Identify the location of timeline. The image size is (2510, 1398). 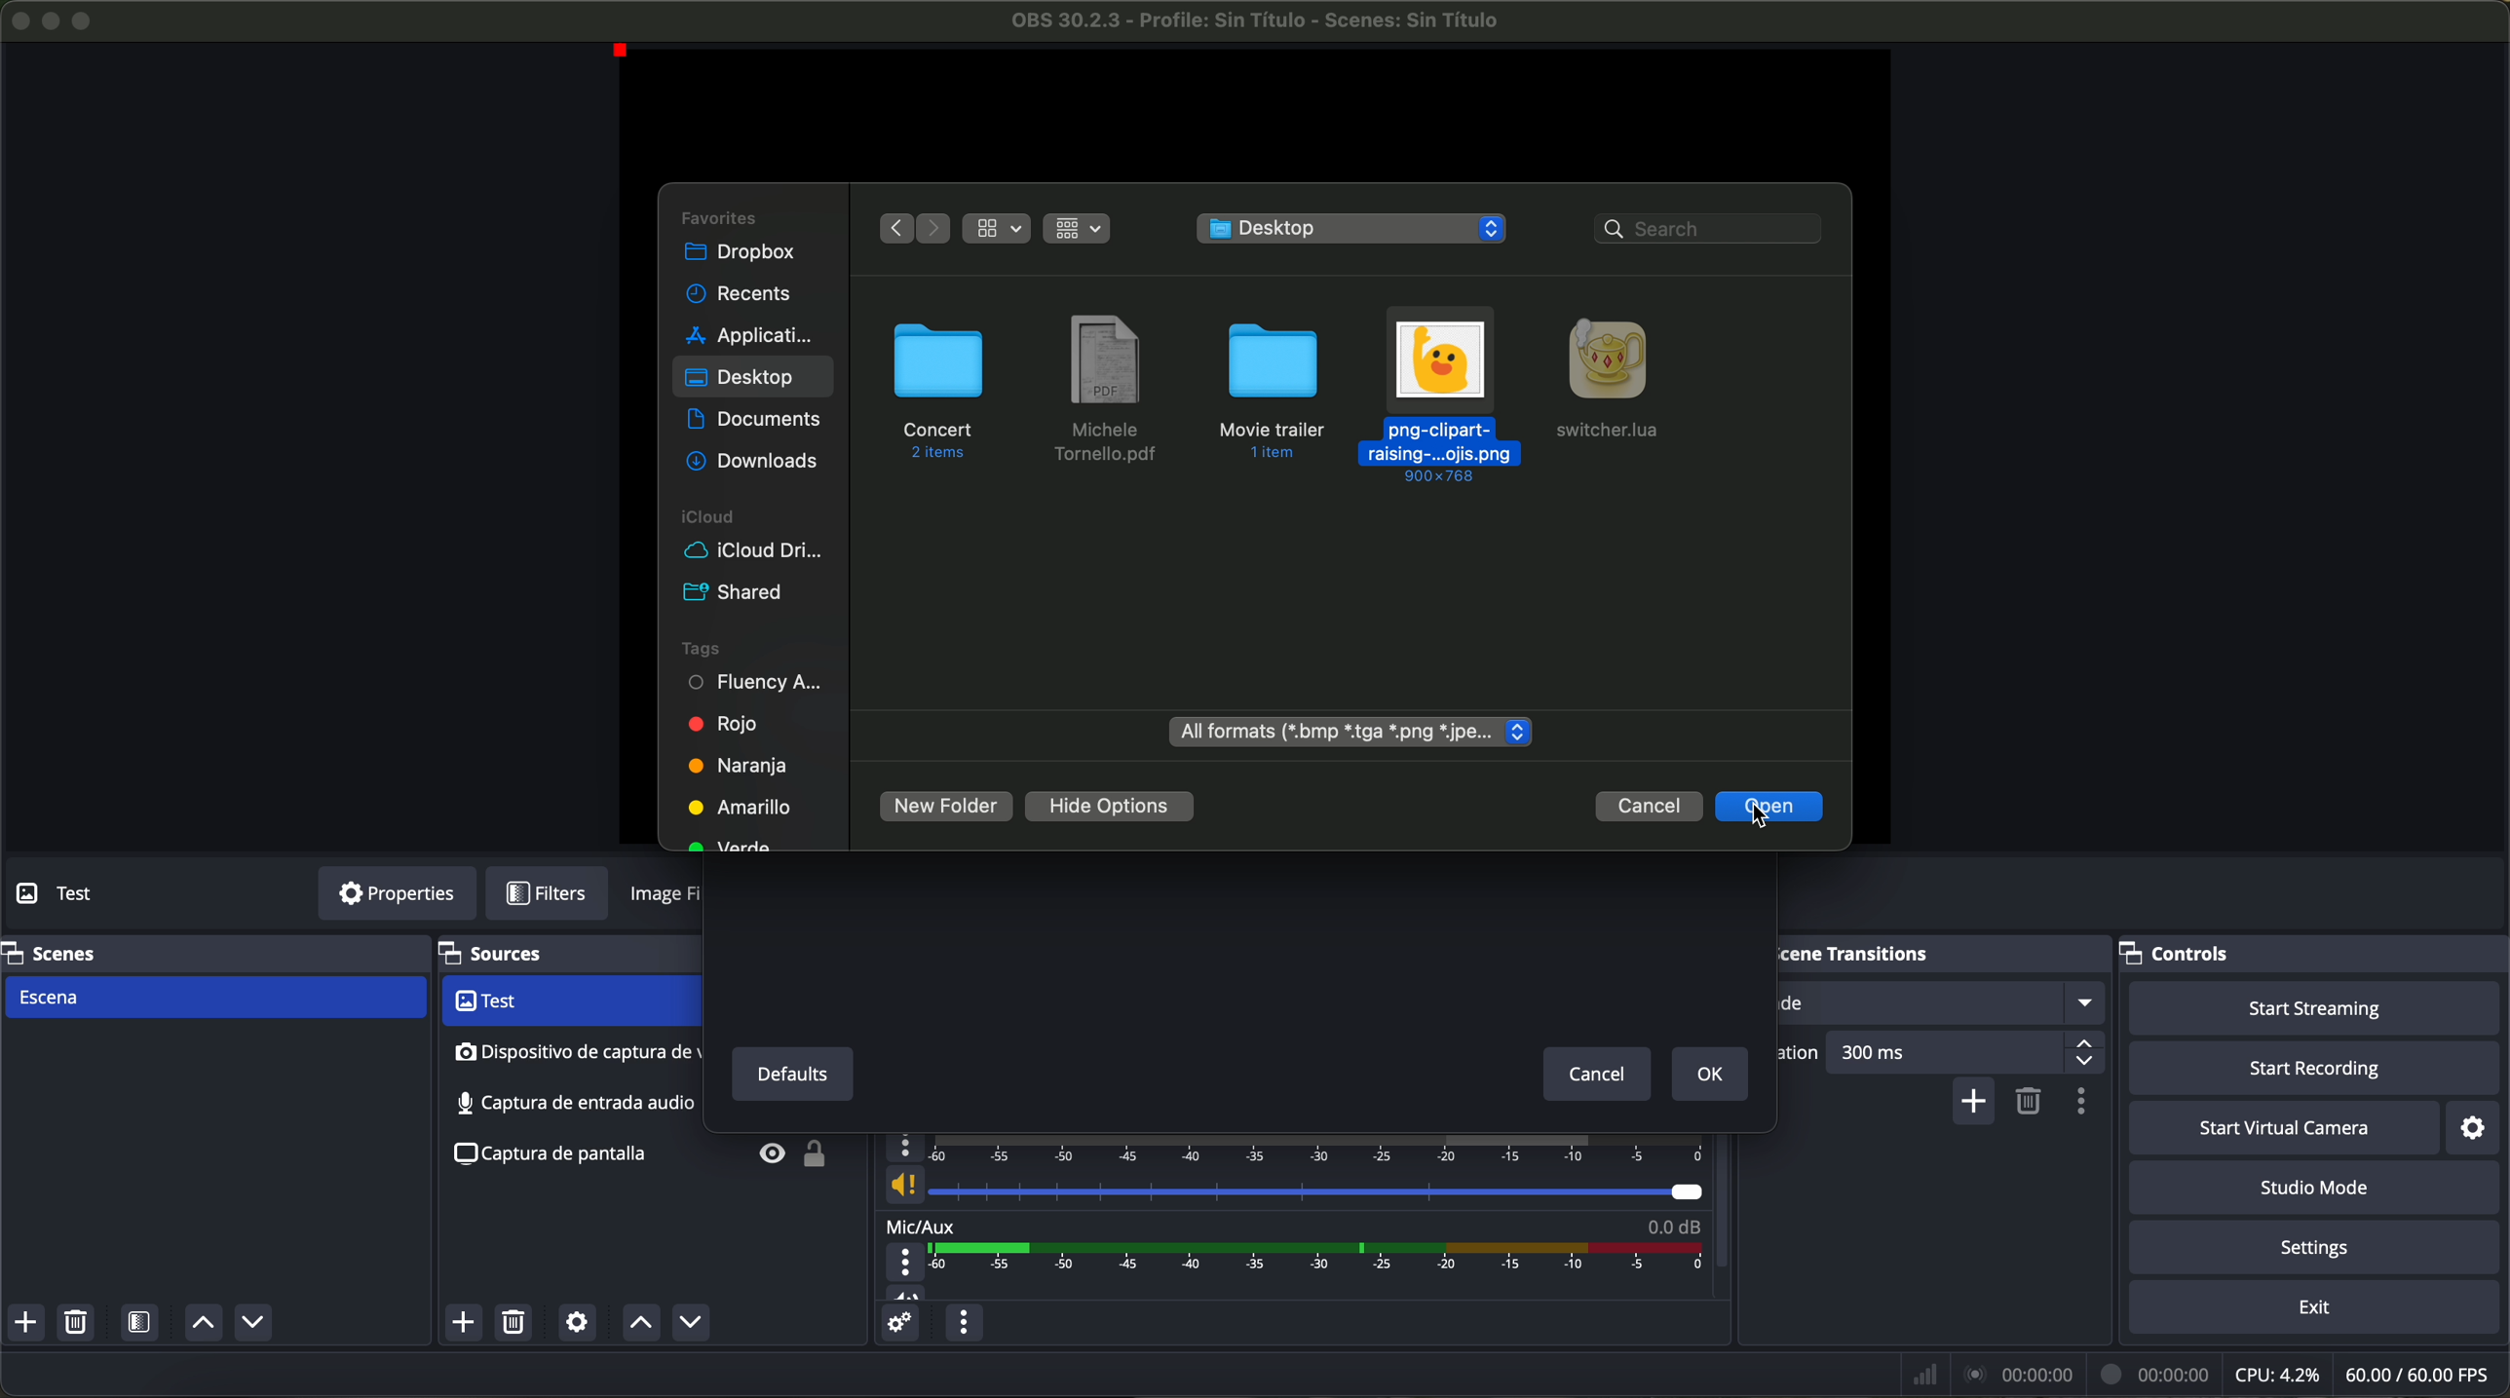
(1323, 1258).